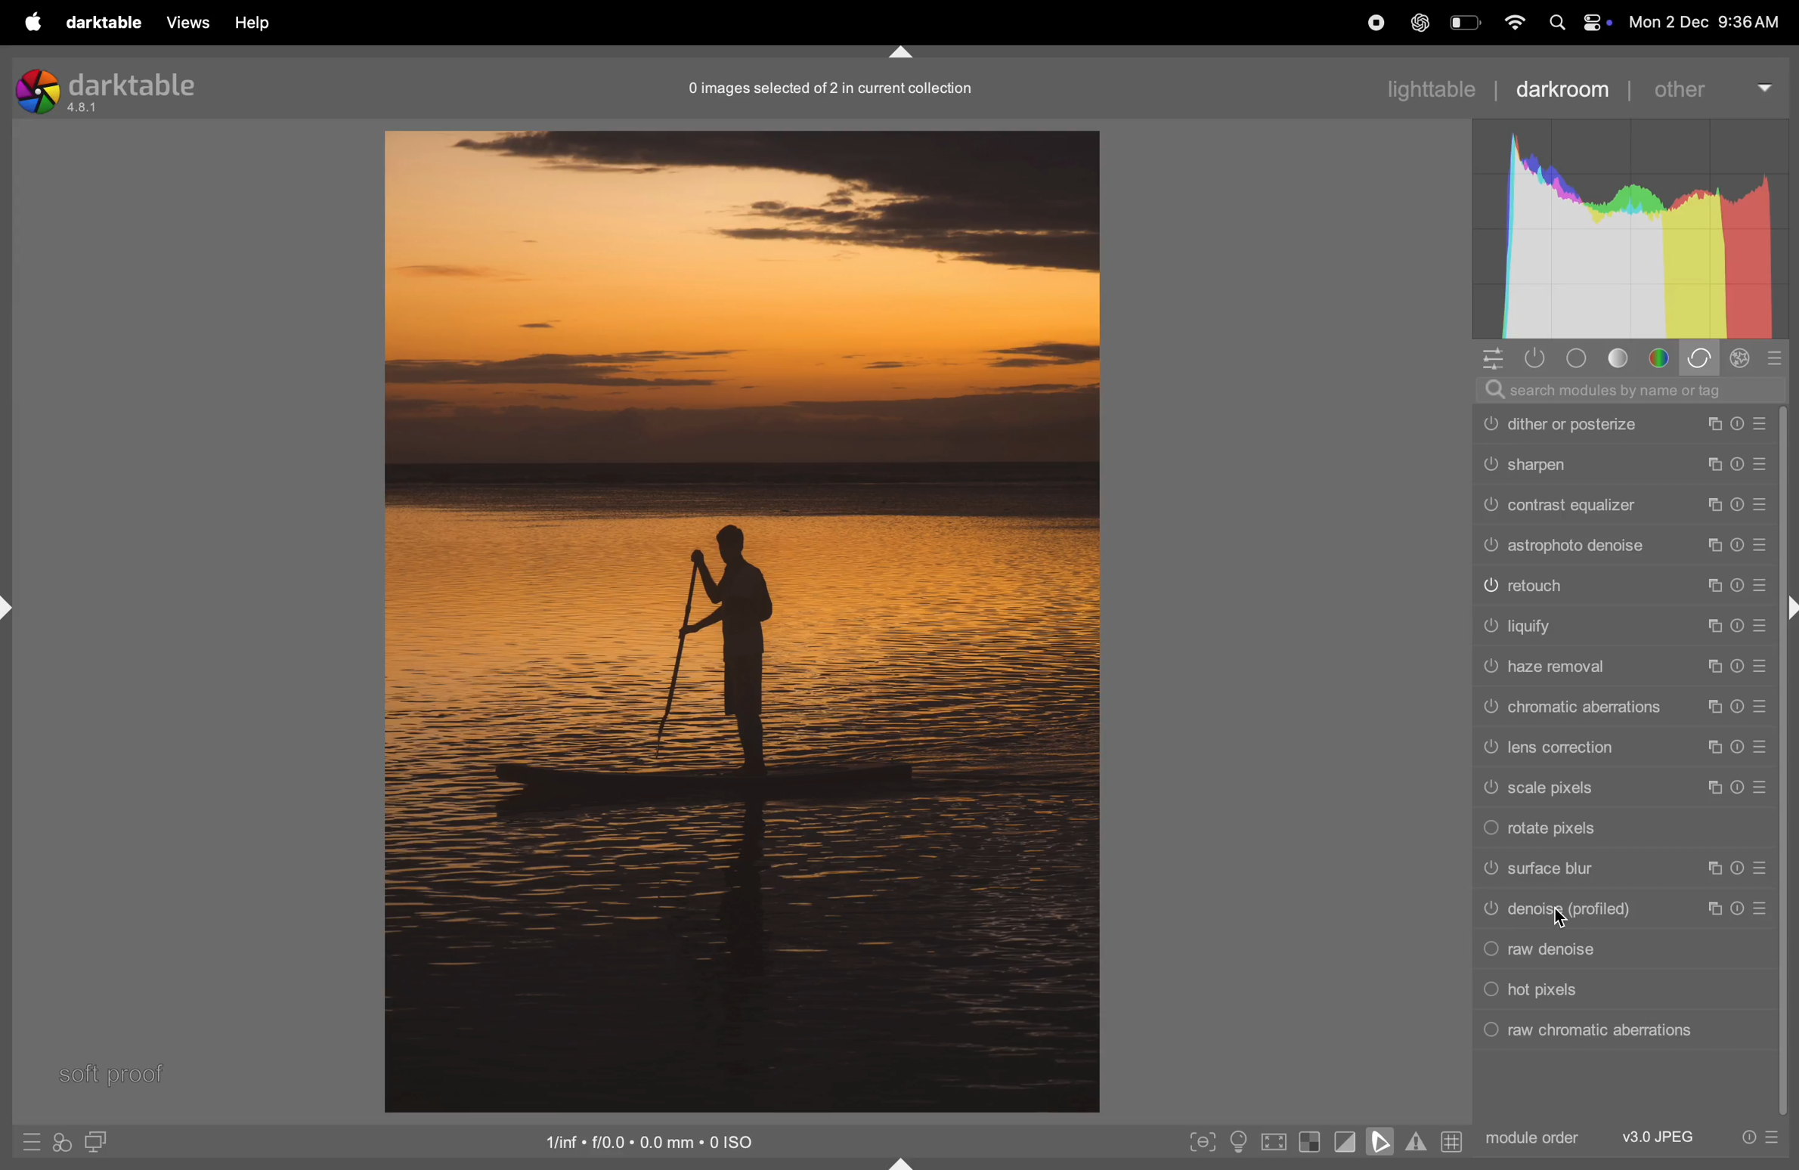 This screenshot has height=1170, width=1799. Describe the element at coordinates (1626, 909) in the screenshot. I see `denoise profiled` at that location.